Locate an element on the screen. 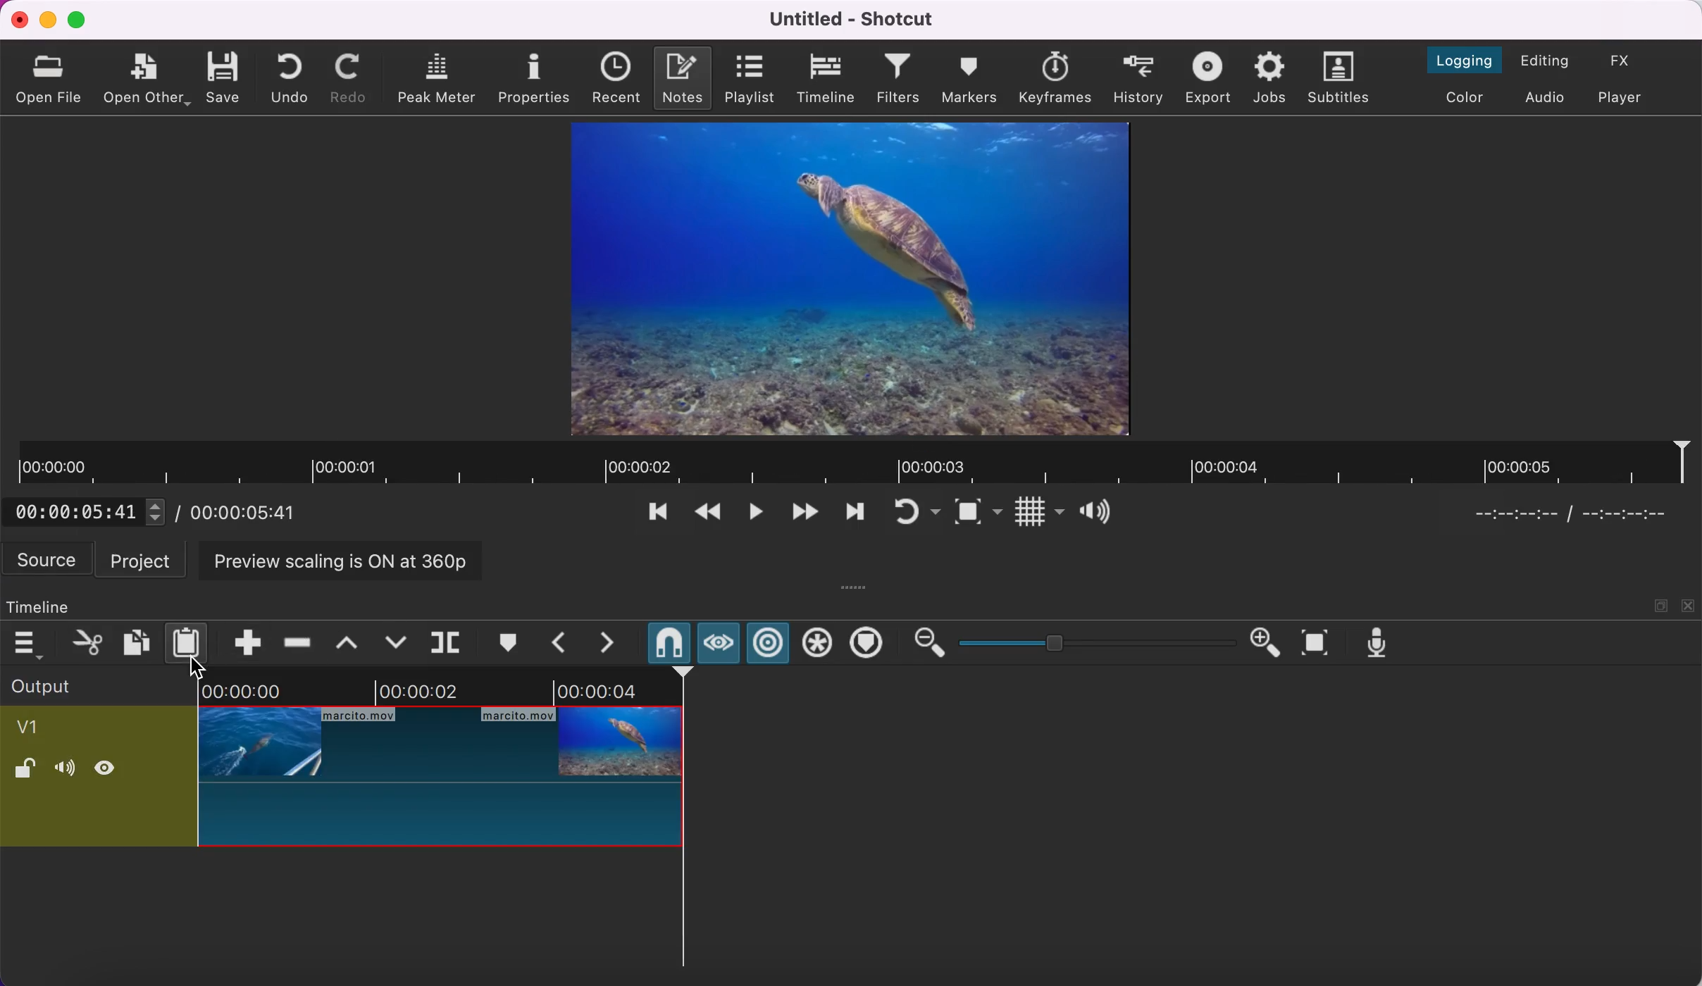  create/edit marker is located at coordinates (507, 639).